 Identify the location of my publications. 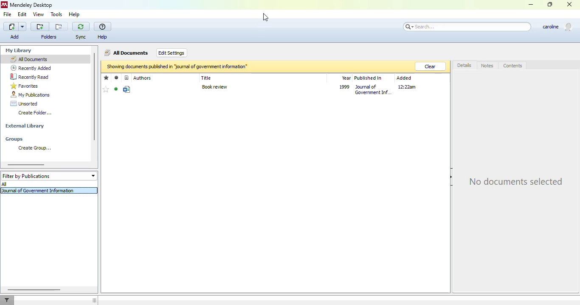
(30, 94).